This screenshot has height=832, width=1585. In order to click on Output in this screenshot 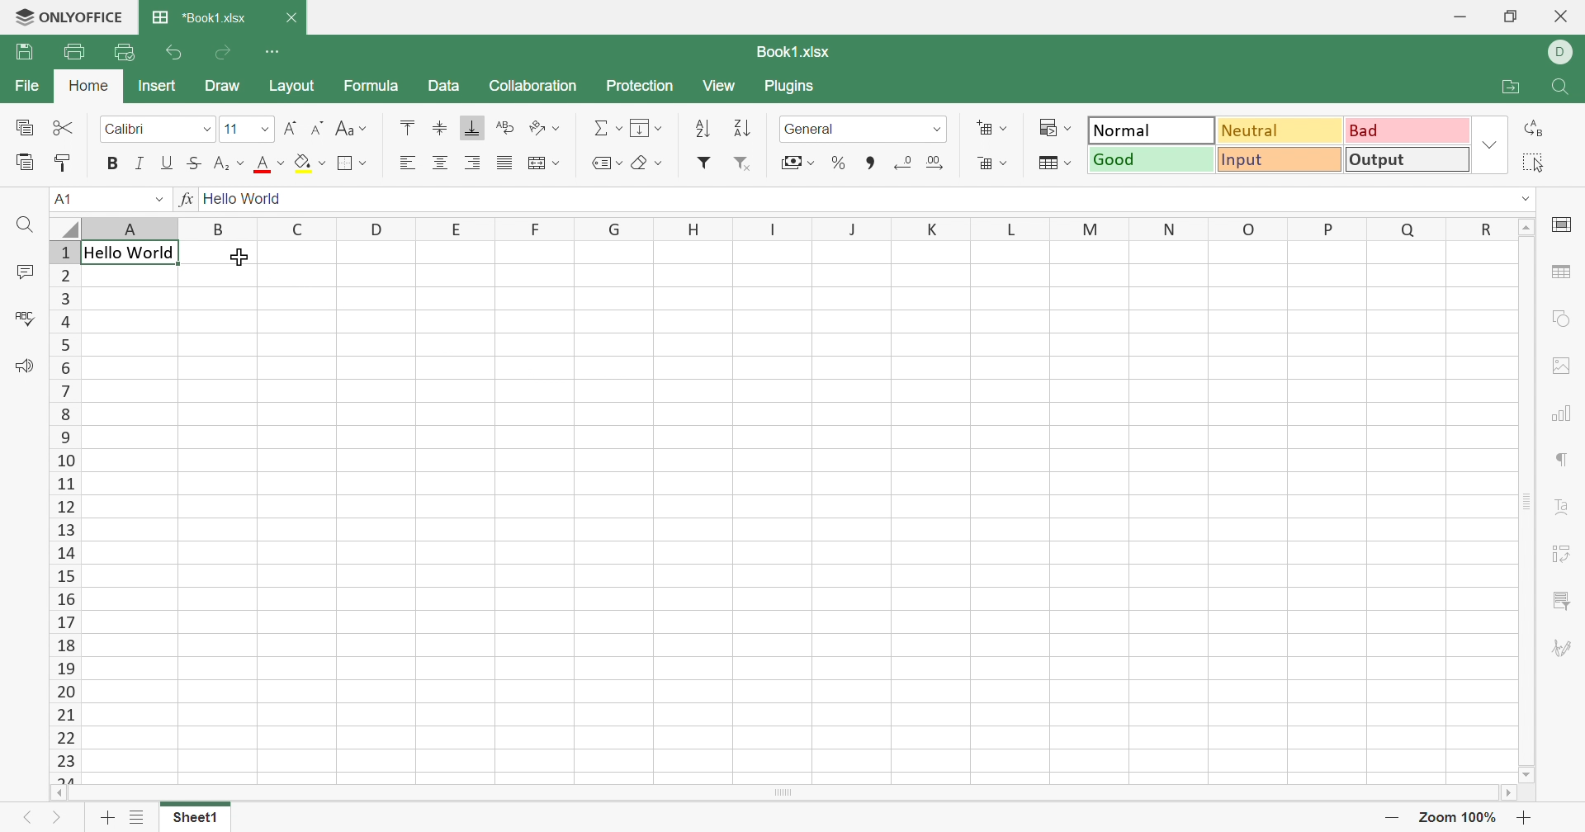, I will do `click(1407, 159)`.